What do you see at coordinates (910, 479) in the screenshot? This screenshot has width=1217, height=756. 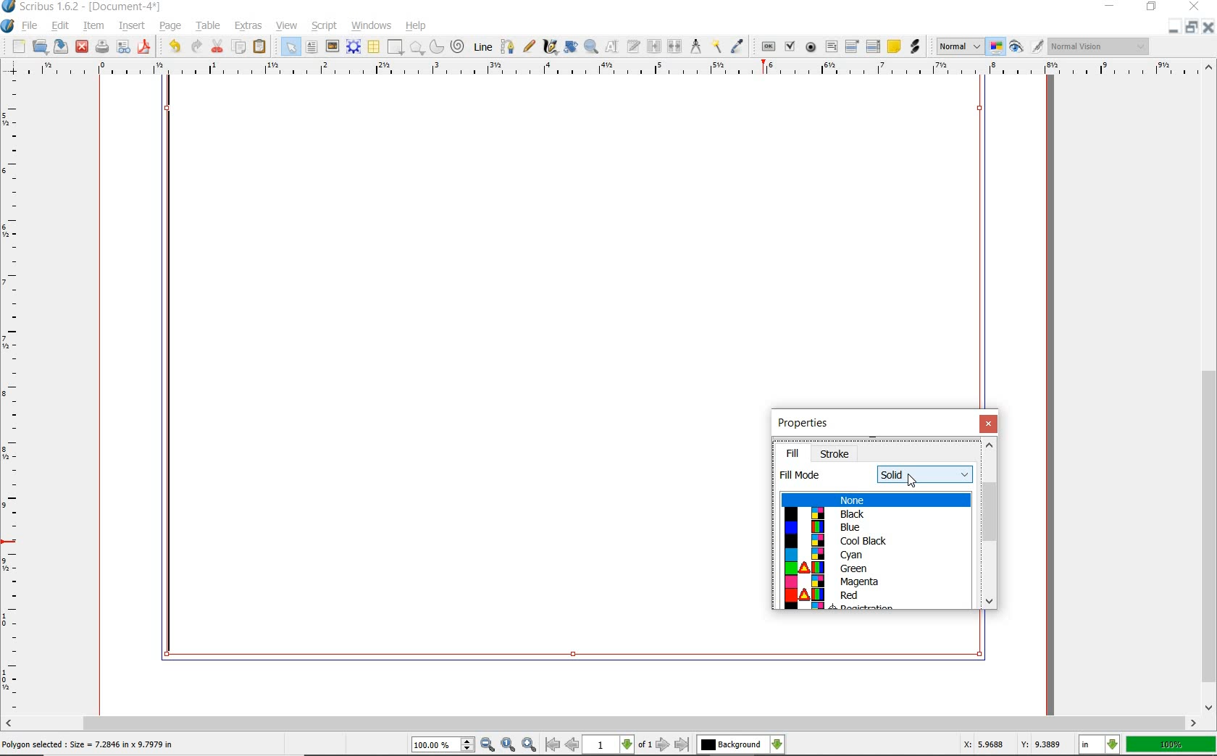 I see `Cursor` at bounding box center [910, 479].